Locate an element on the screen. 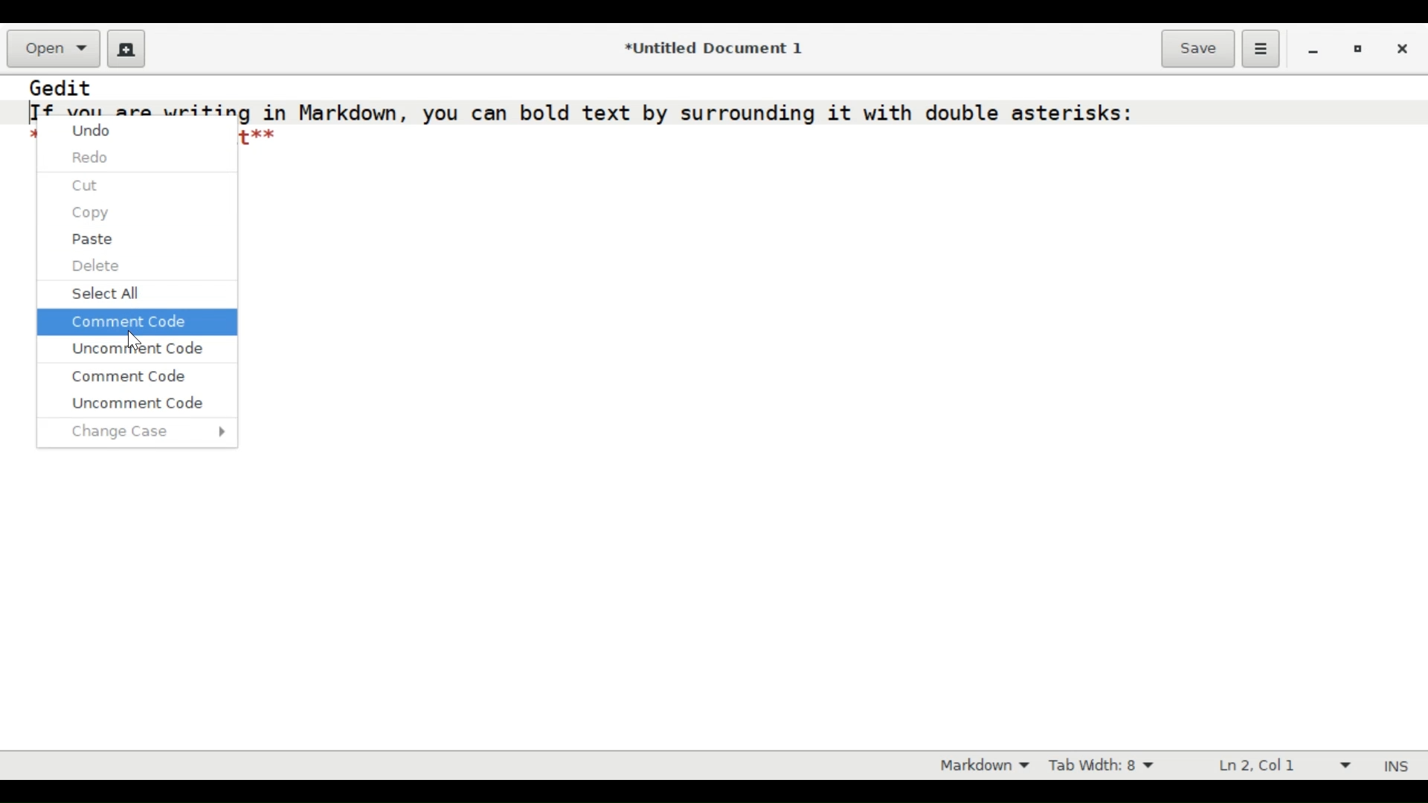 This screenshot has height=803, width=1428. Save is located at coordinates (1197, 47).